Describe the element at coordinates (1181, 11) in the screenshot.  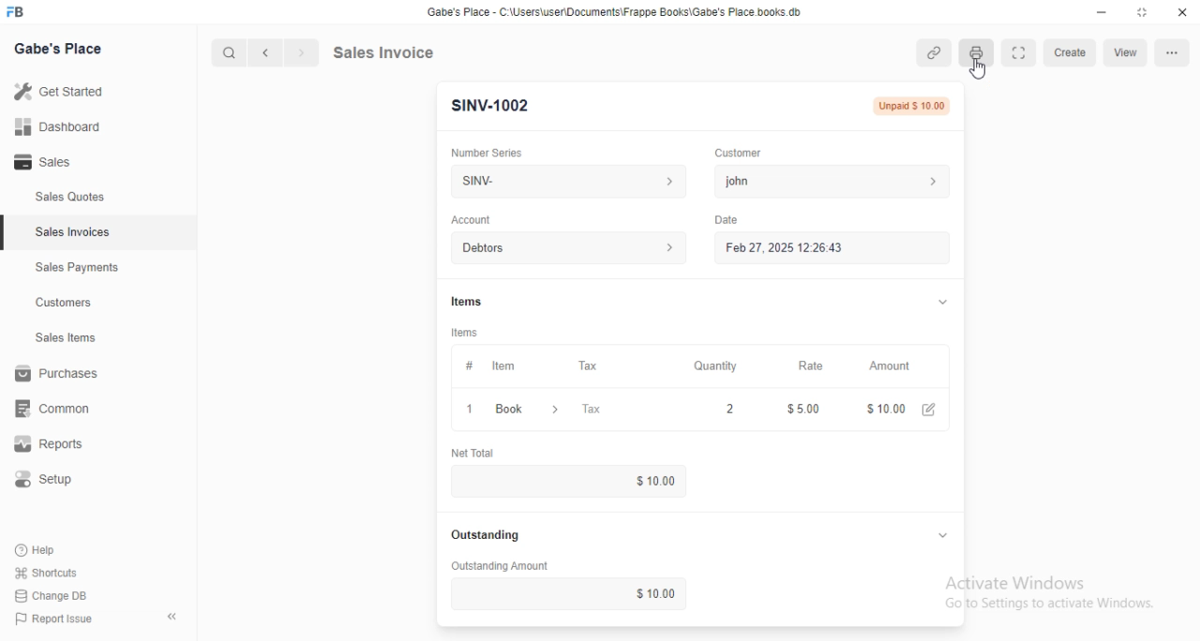
I see `close` at that location.